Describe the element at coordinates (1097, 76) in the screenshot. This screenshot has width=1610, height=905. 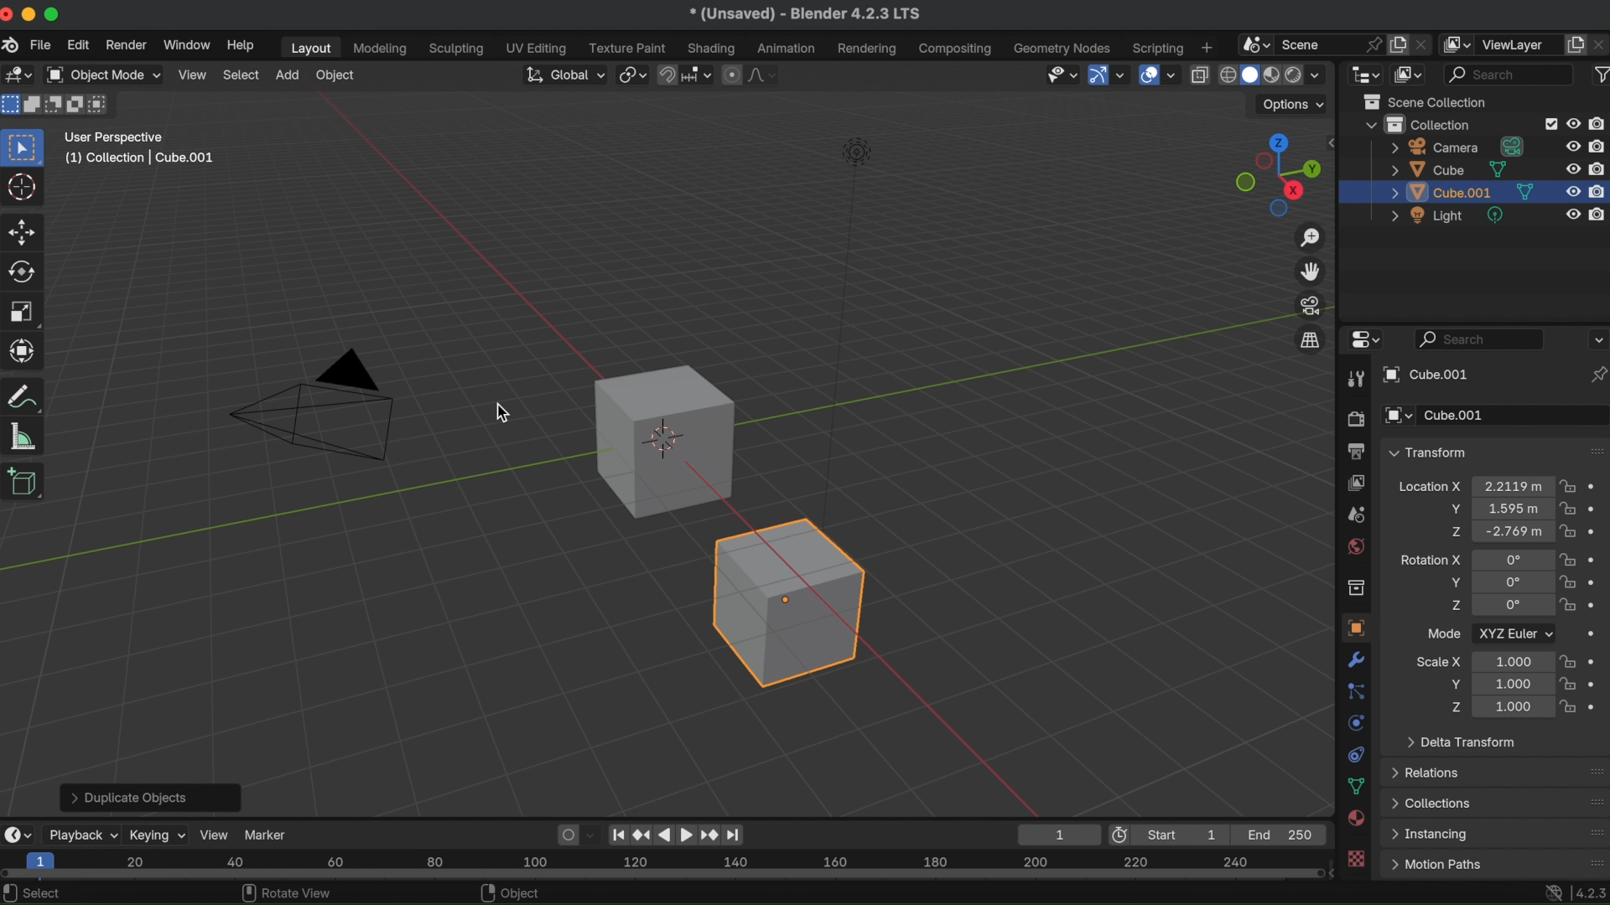
I see `show gizmo` at that location.